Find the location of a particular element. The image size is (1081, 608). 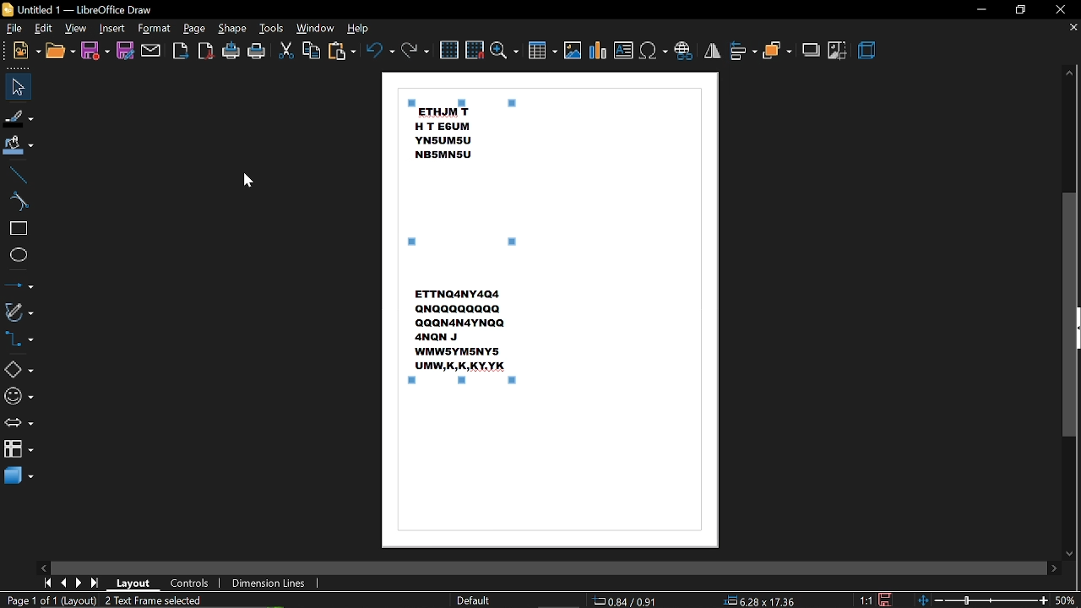

save as is located at coordinates (125, 52).